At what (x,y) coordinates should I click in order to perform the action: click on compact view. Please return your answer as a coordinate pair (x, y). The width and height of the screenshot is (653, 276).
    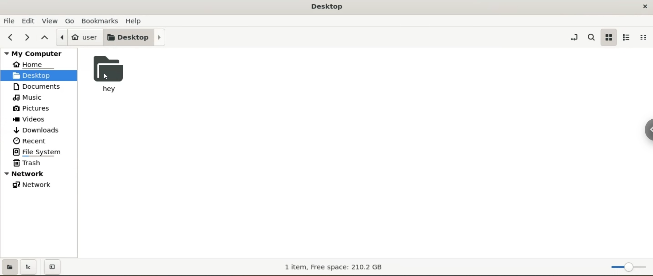
    Looking at the image, I should click on (643, 38).